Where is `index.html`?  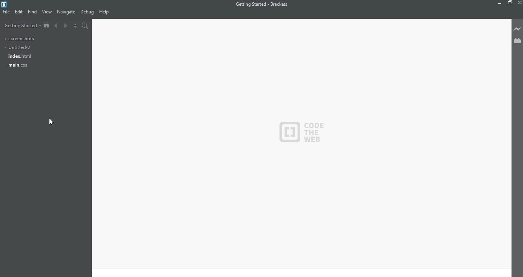 index.html is located at coordinates (23, 56).